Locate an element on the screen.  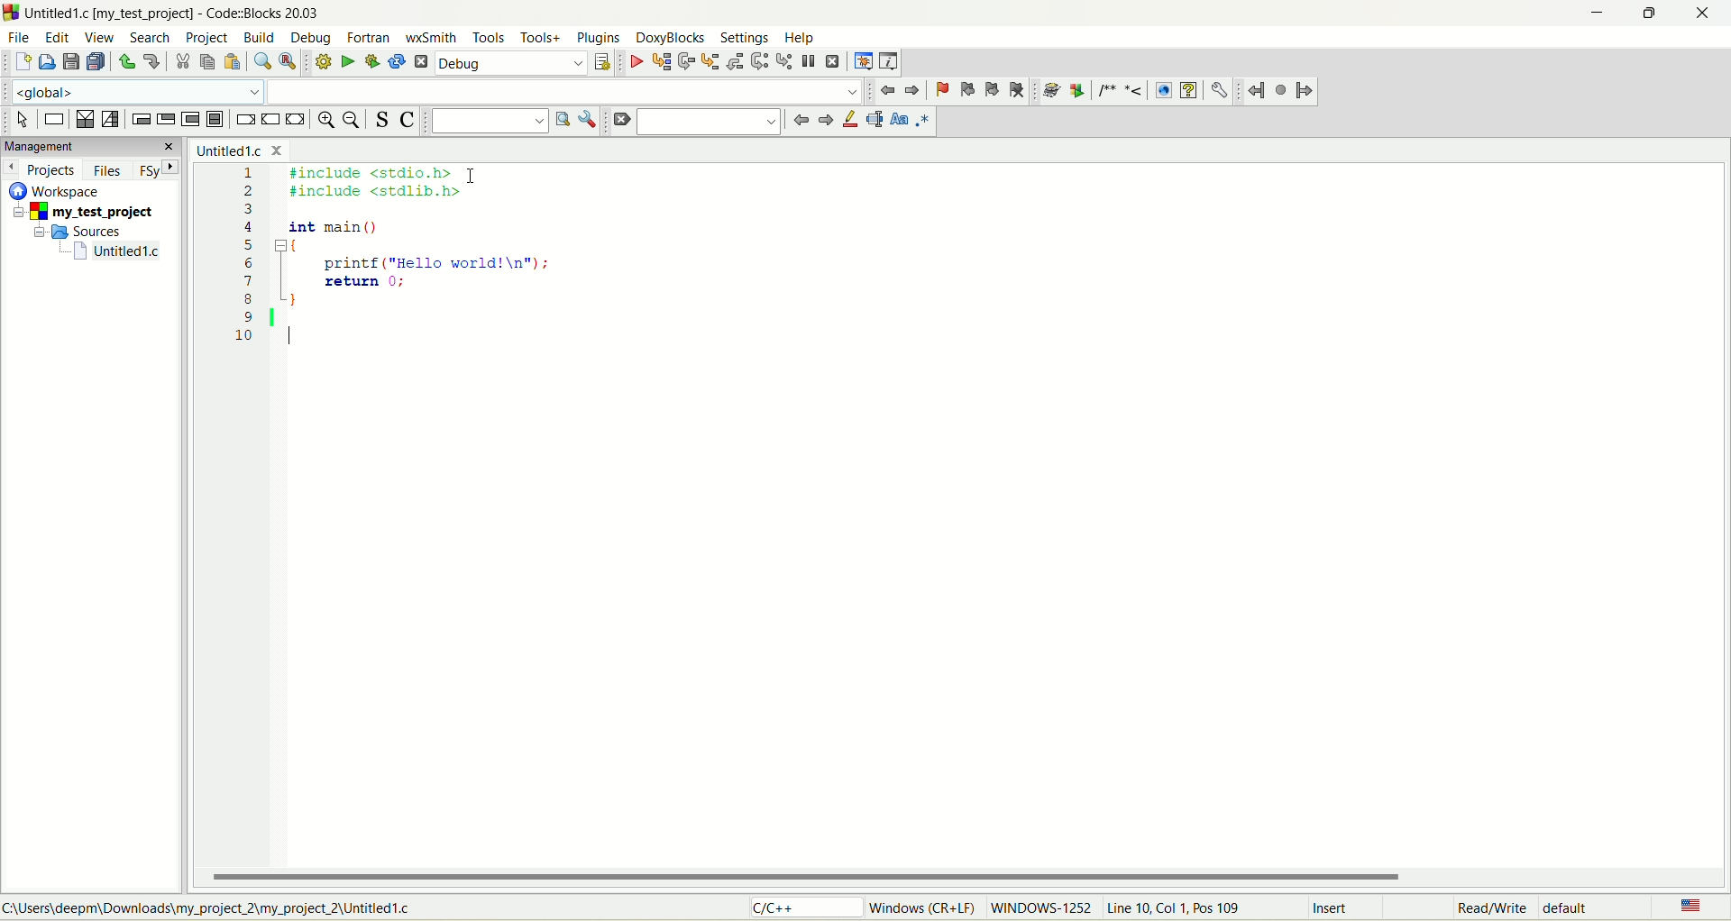
untitled1.c is located at coordinates (246, 150).